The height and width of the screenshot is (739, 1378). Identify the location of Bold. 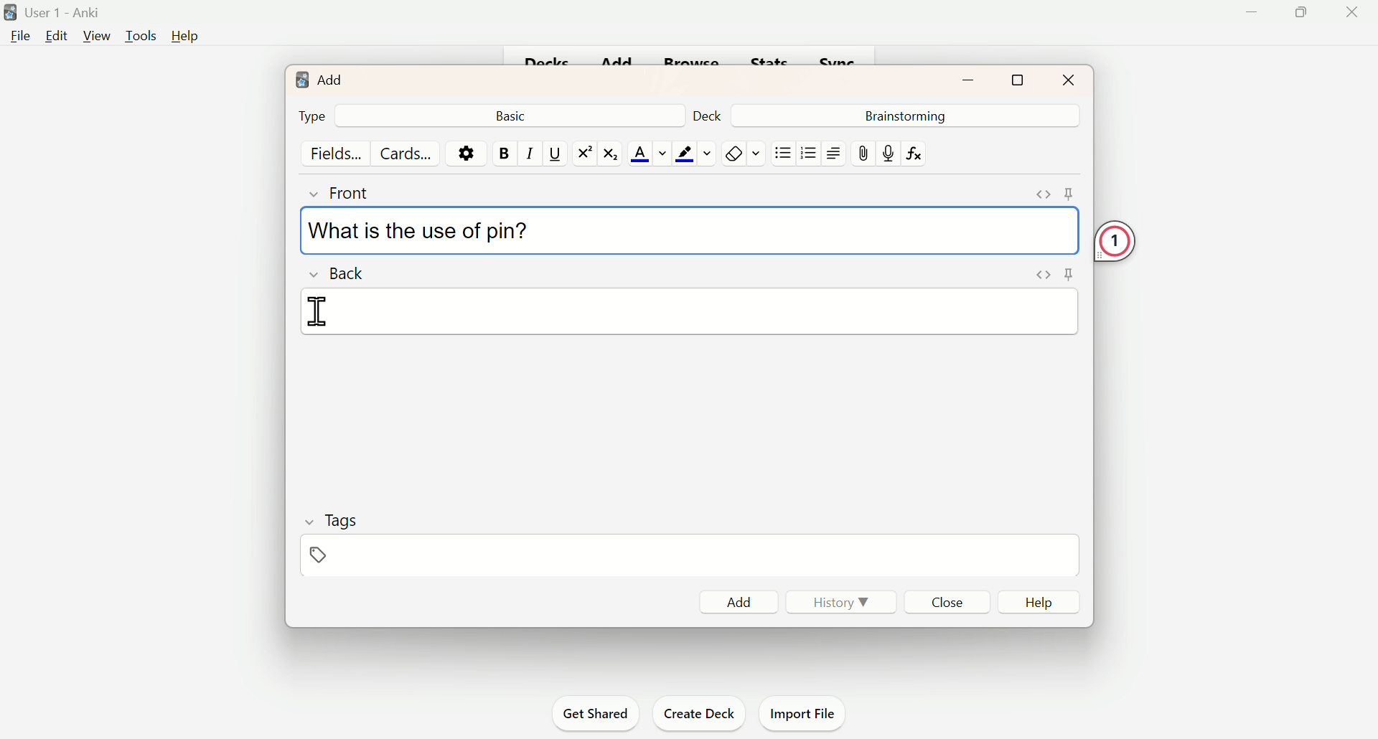
(503, 153).